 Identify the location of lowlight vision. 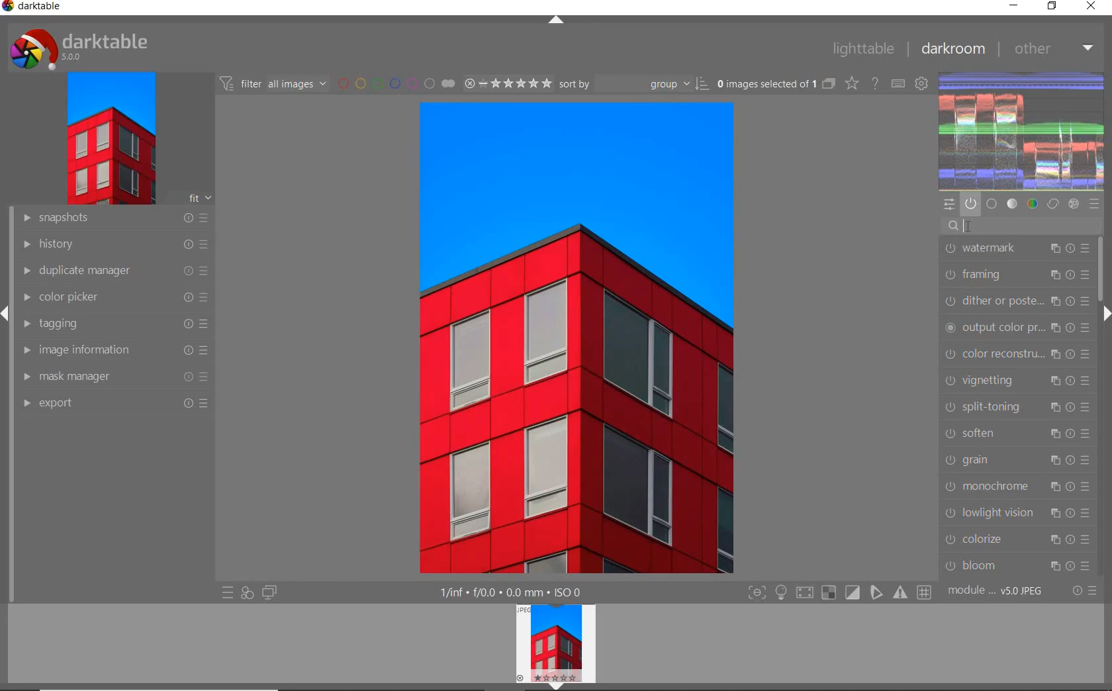
(1018, 513).